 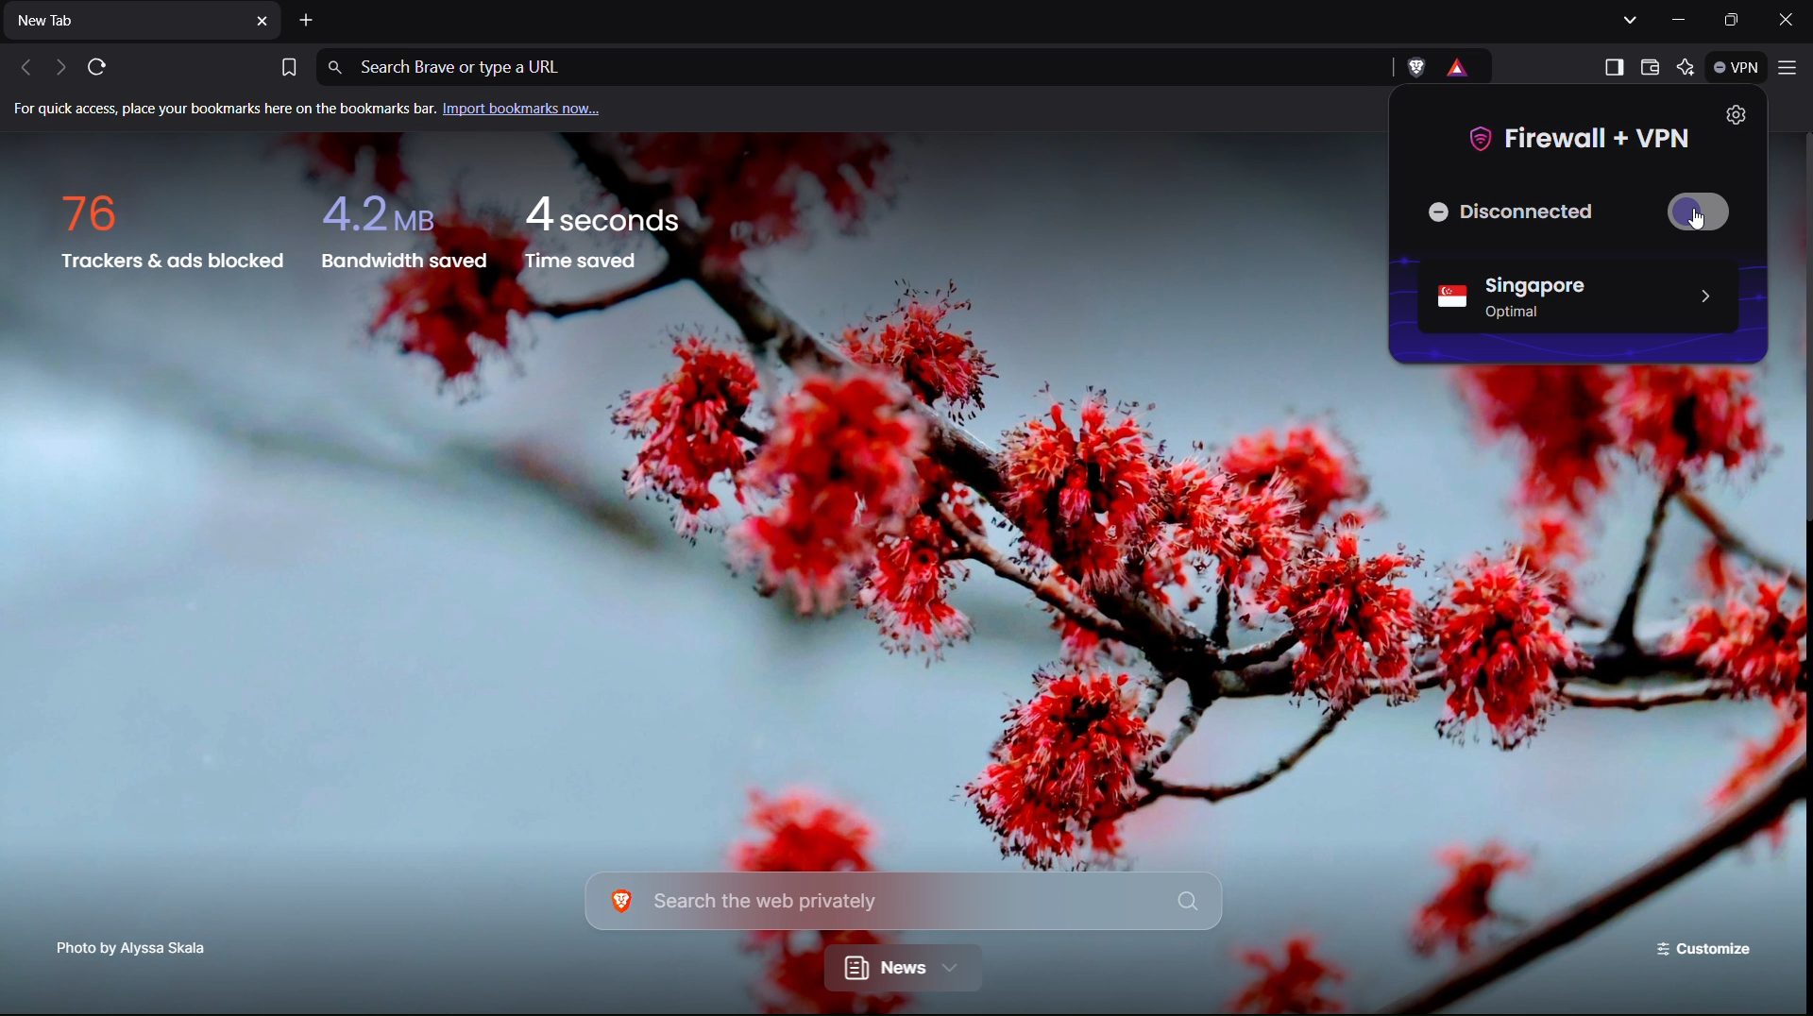 I want to click on Maximize, so click(x=1738, y=21).